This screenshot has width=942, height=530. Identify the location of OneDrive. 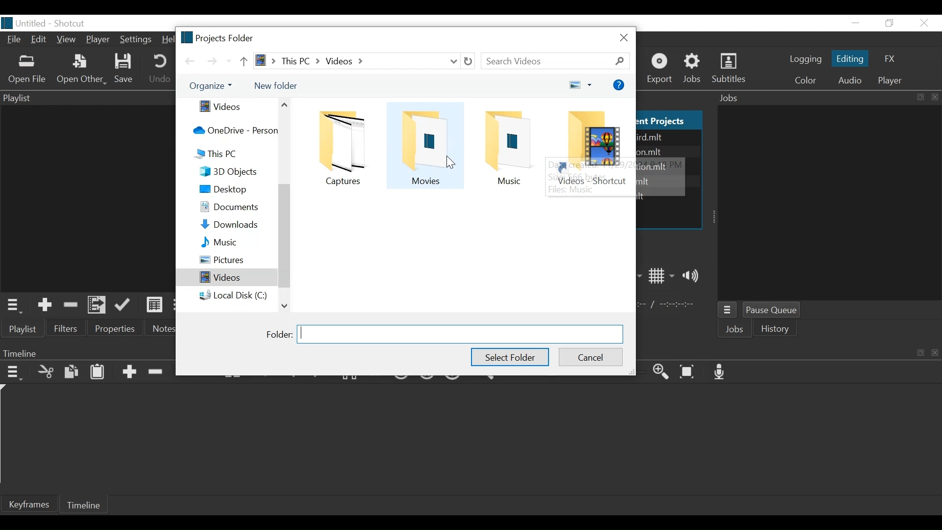
(234, 130).